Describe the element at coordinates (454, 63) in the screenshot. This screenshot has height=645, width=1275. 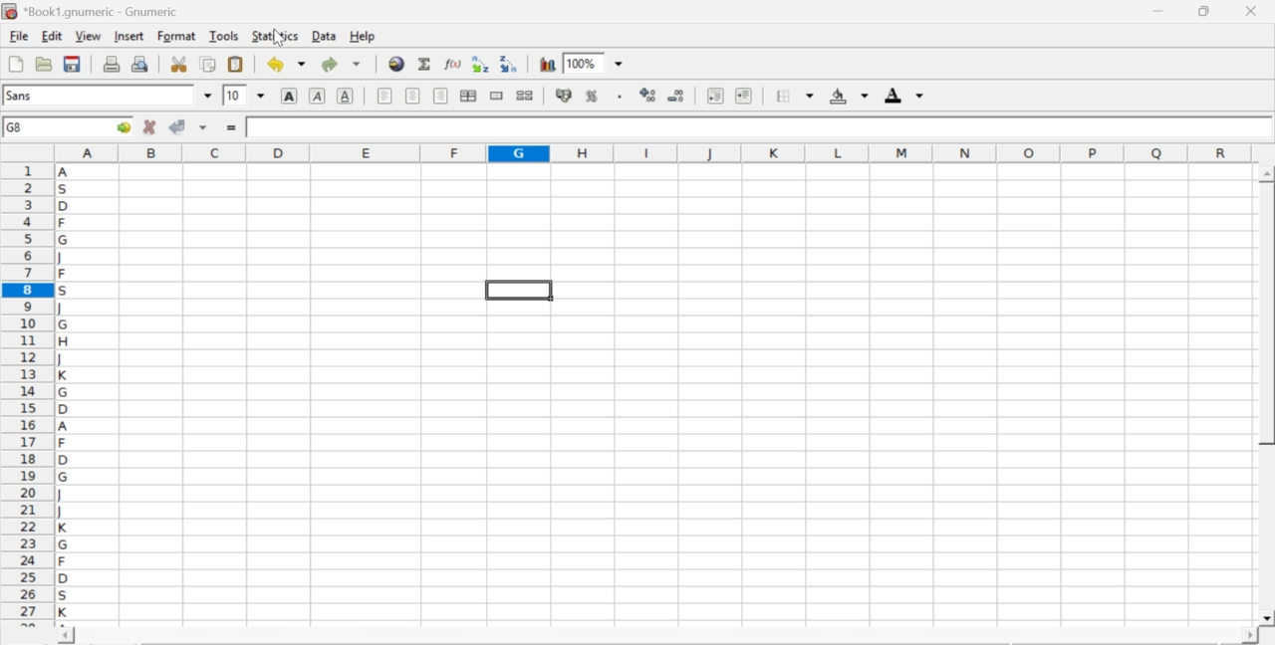
I see `edit function in current cell` at that location.